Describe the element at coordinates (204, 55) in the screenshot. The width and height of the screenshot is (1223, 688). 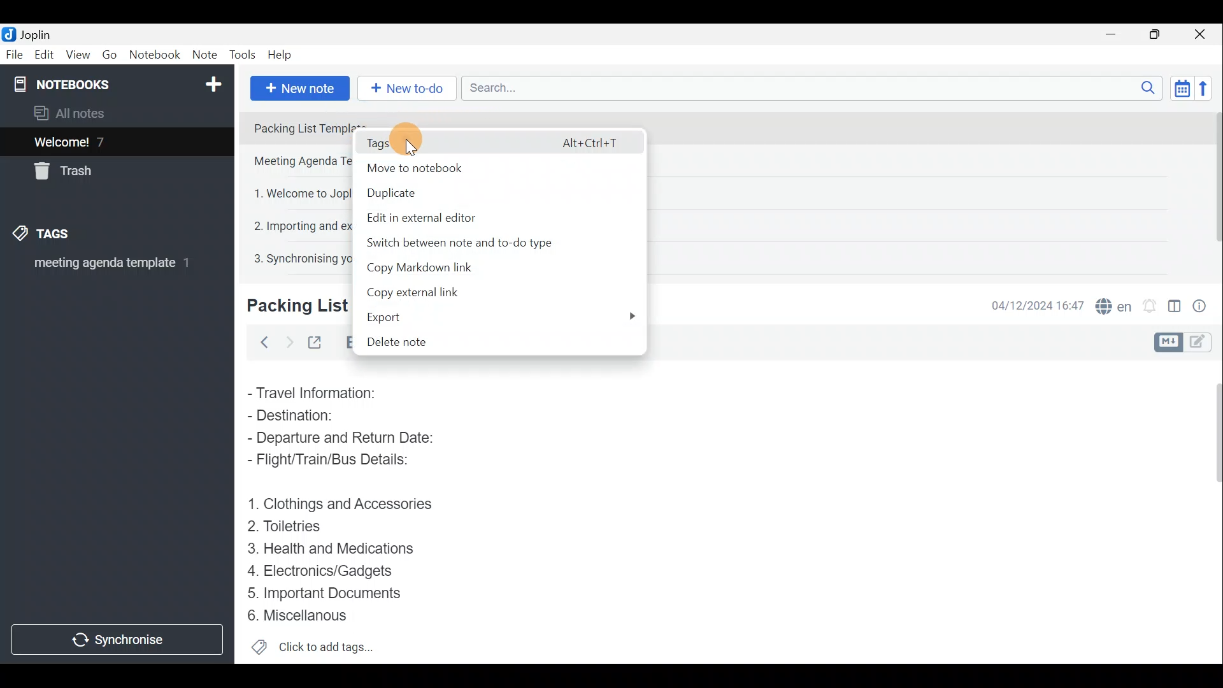
I see `Note` at that location.